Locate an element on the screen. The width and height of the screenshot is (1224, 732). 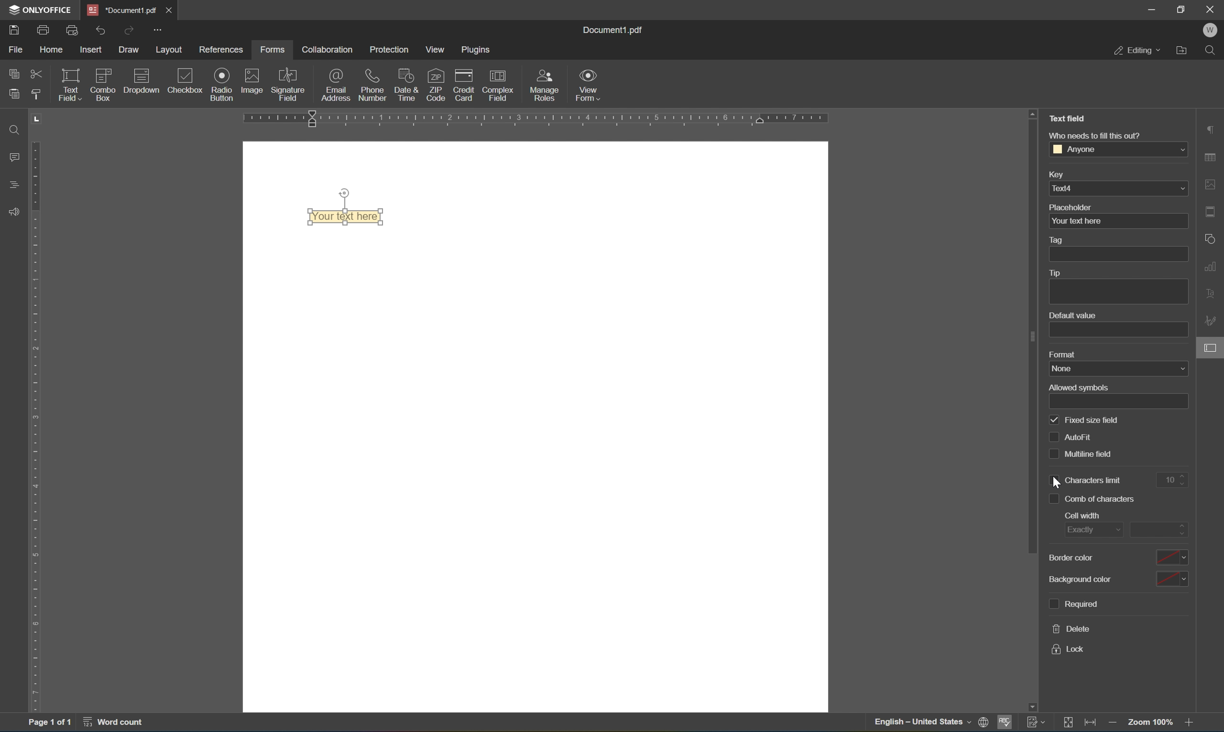
cut is located at coordinates (36, 73).